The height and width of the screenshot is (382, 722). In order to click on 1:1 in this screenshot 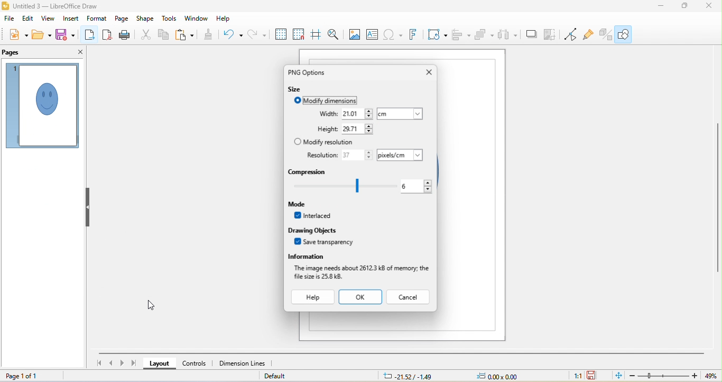, I will do `click(577, 375)`.